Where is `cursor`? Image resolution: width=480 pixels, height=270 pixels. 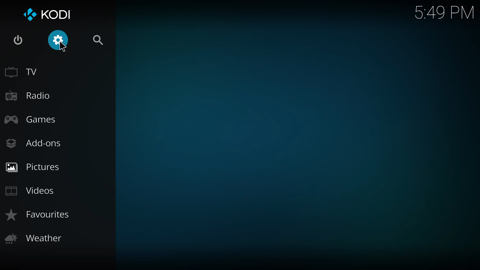
cursor is located at coordinates (63, 47).